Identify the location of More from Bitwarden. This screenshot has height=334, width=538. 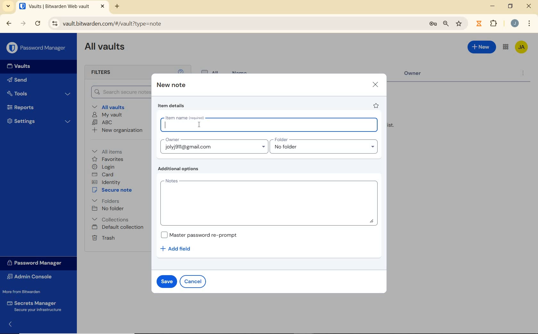
(26, 291).